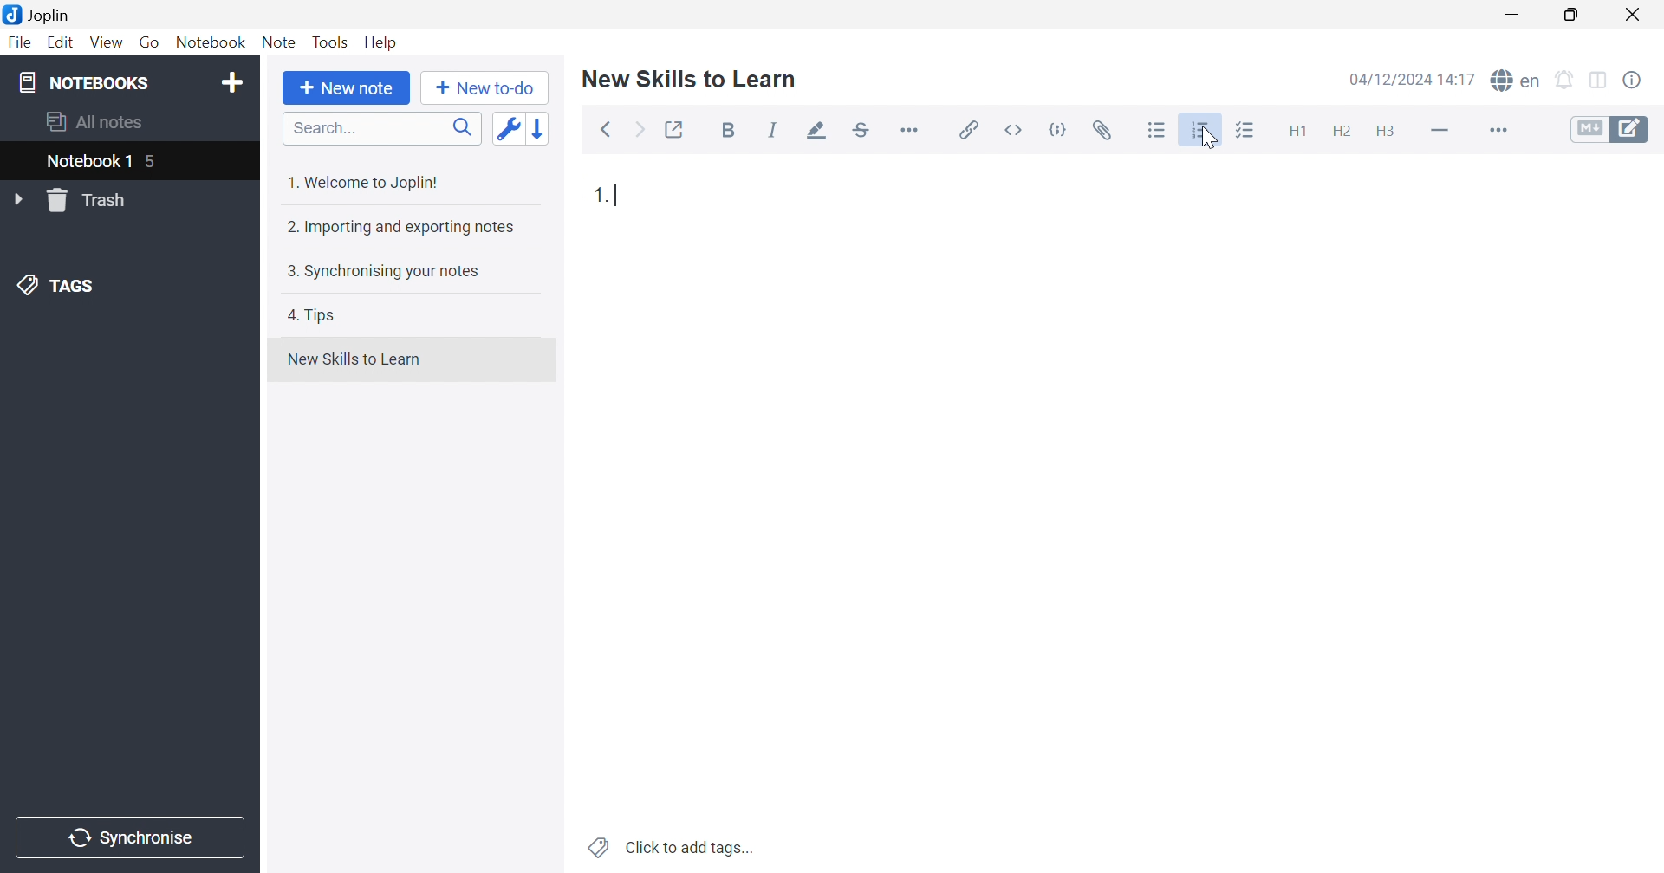  What do you see at coordinates (1392, 81) in the screenshot?
I see `04/12/2024` at bounding box center [1392, 81].